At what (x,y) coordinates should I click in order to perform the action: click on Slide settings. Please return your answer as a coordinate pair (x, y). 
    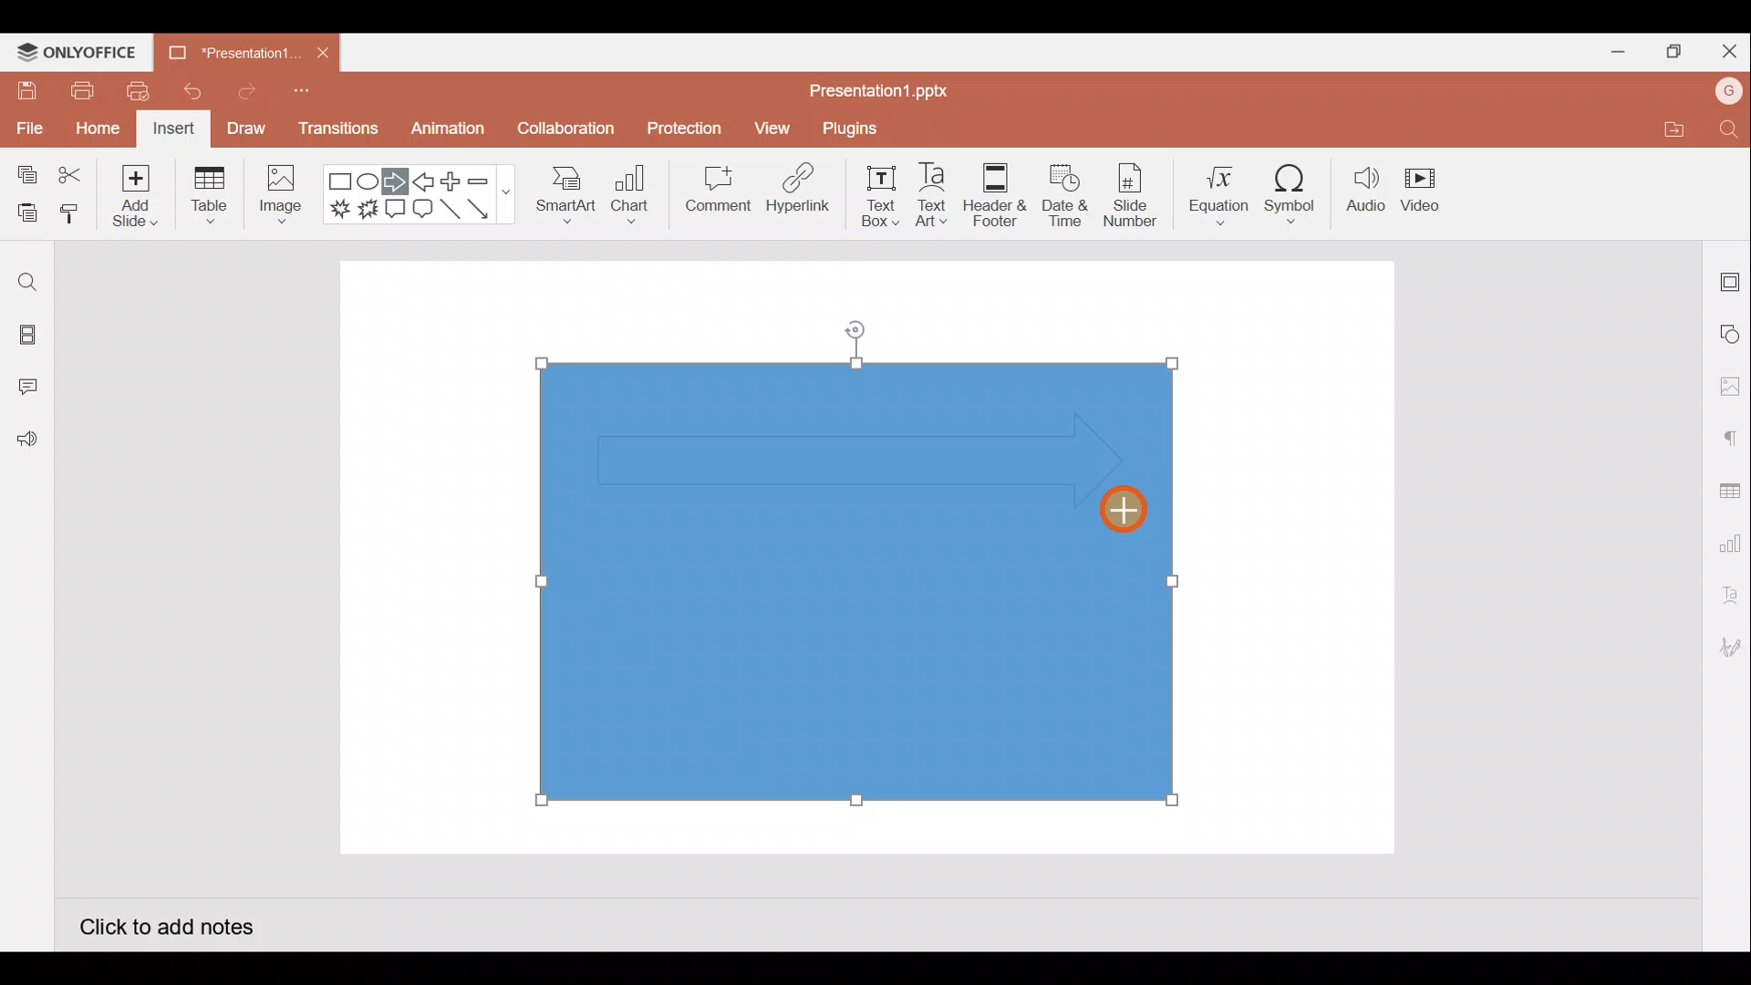
    Looking at the image, I should click on (1731, 278).